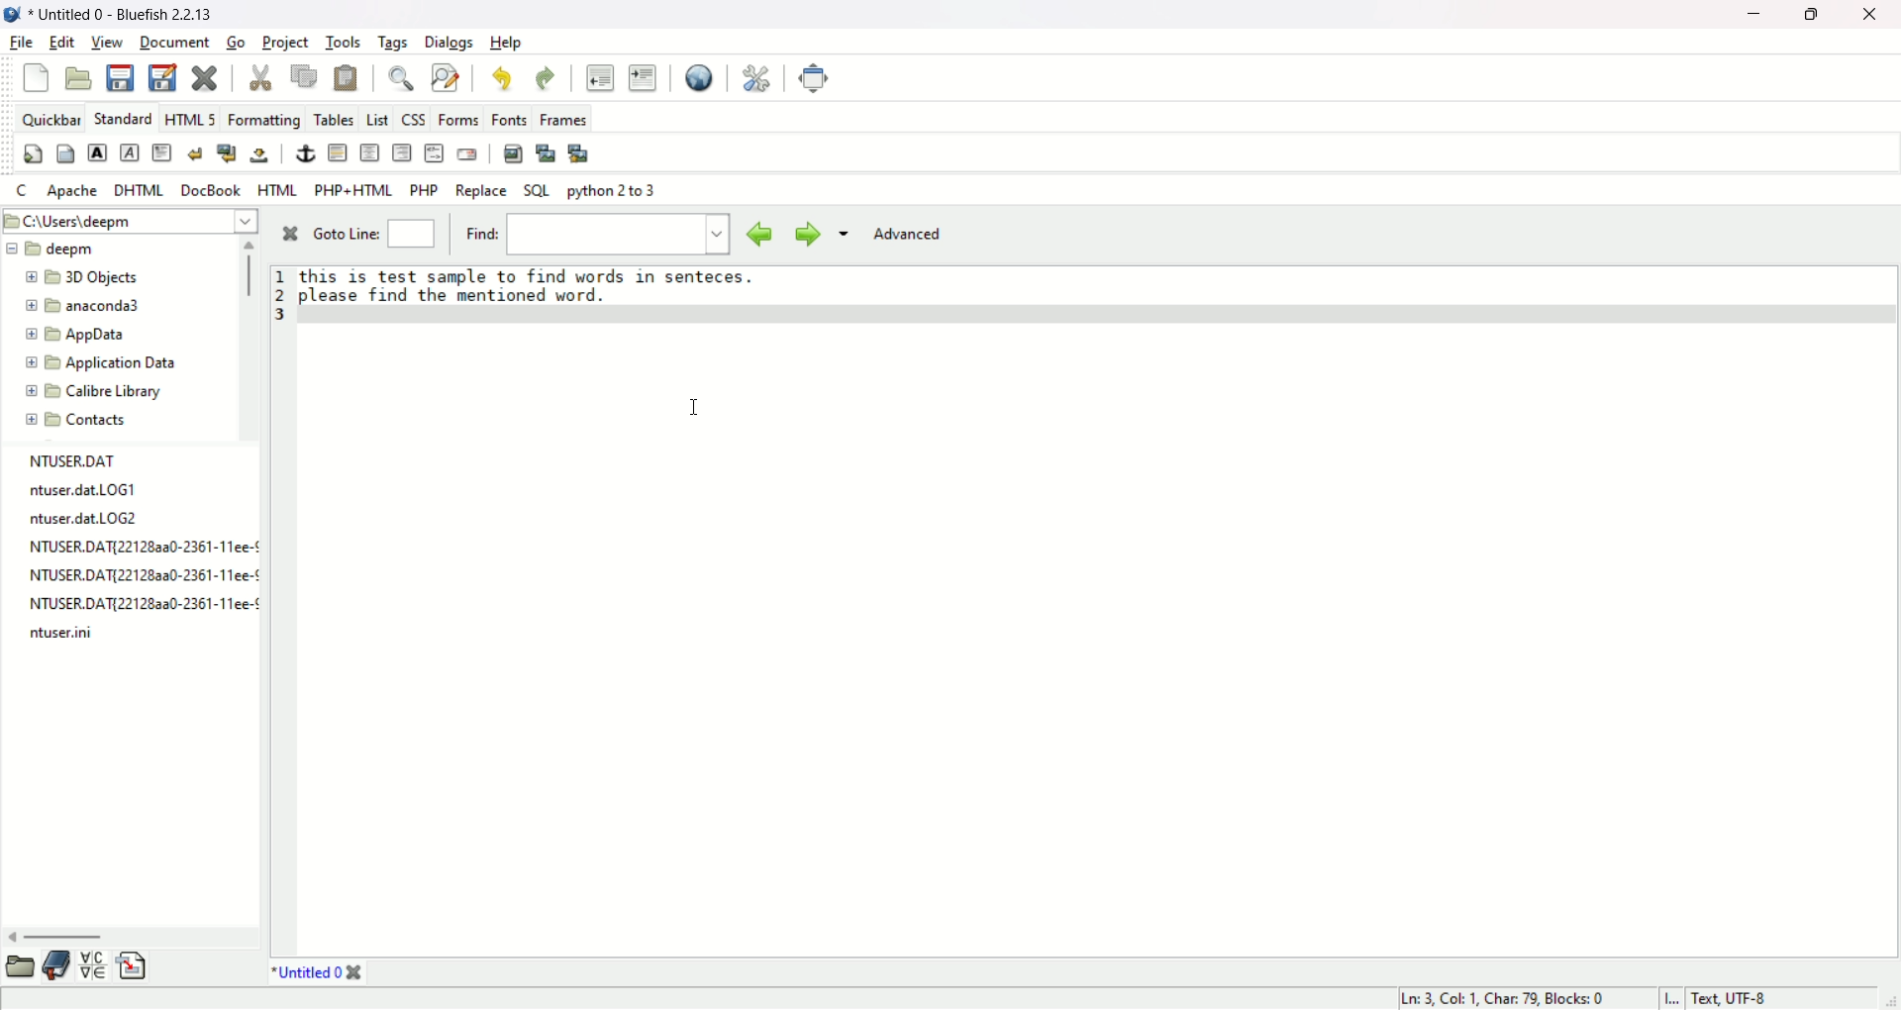 Image resolution: width=1901 pixels, height=1010 pixels. What do you see at coordinates (611, 191) in the screenshot?
I see `python 2 to 3` at bounding box center [611, 191].